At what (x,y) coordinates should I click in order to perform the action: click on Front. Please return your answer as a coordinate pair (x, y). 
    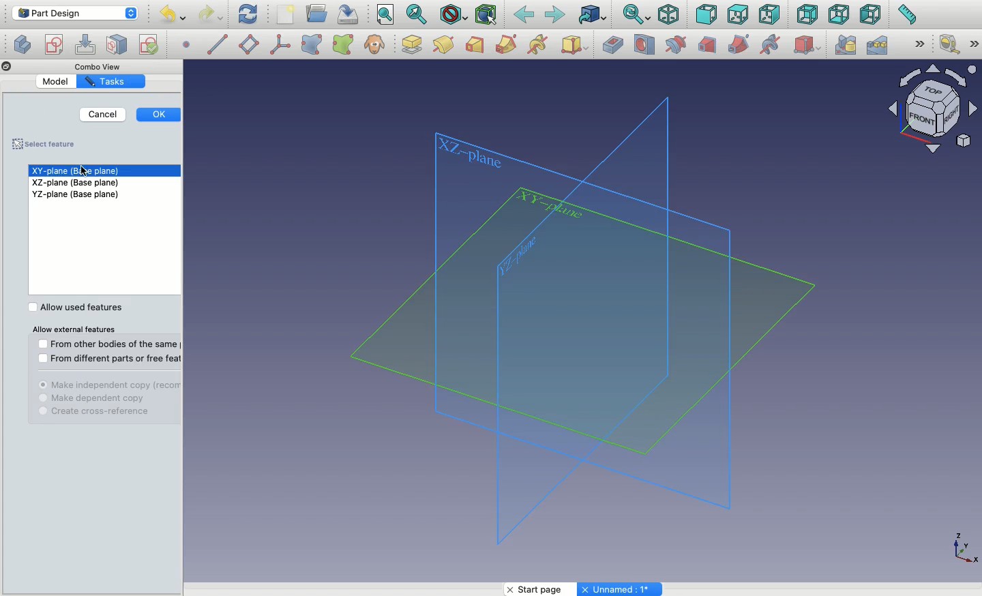
    Looking at the image, I should click on (706, 16).